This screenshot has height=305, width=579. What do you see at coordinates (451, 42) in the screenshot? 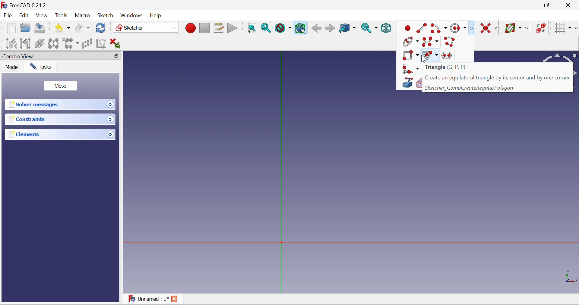
I see `Create poly line` at bounding box center [451, 42].